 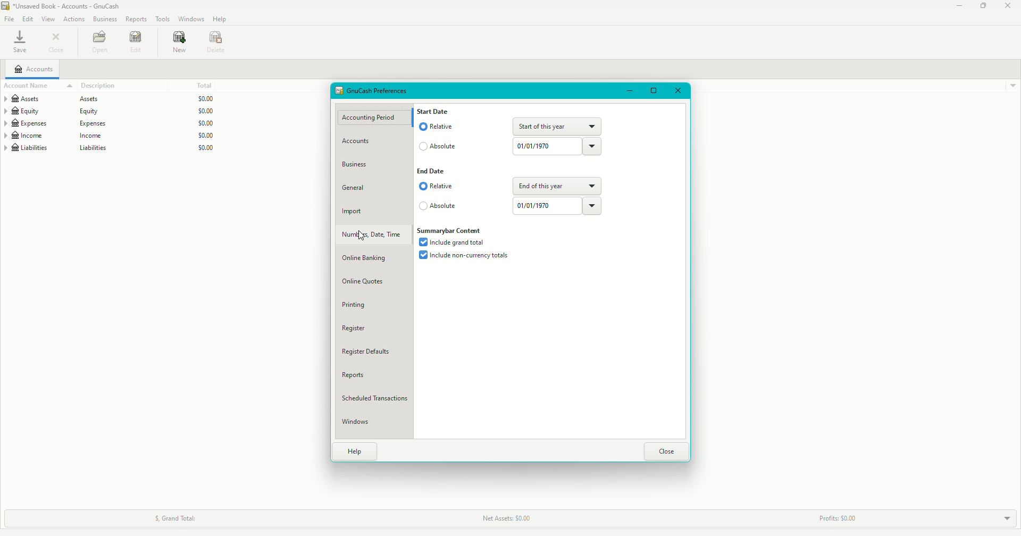 What do you see at coordinates (558, 187) in the screenshot?
I see `End of this year` at bounding box center [558, 187].